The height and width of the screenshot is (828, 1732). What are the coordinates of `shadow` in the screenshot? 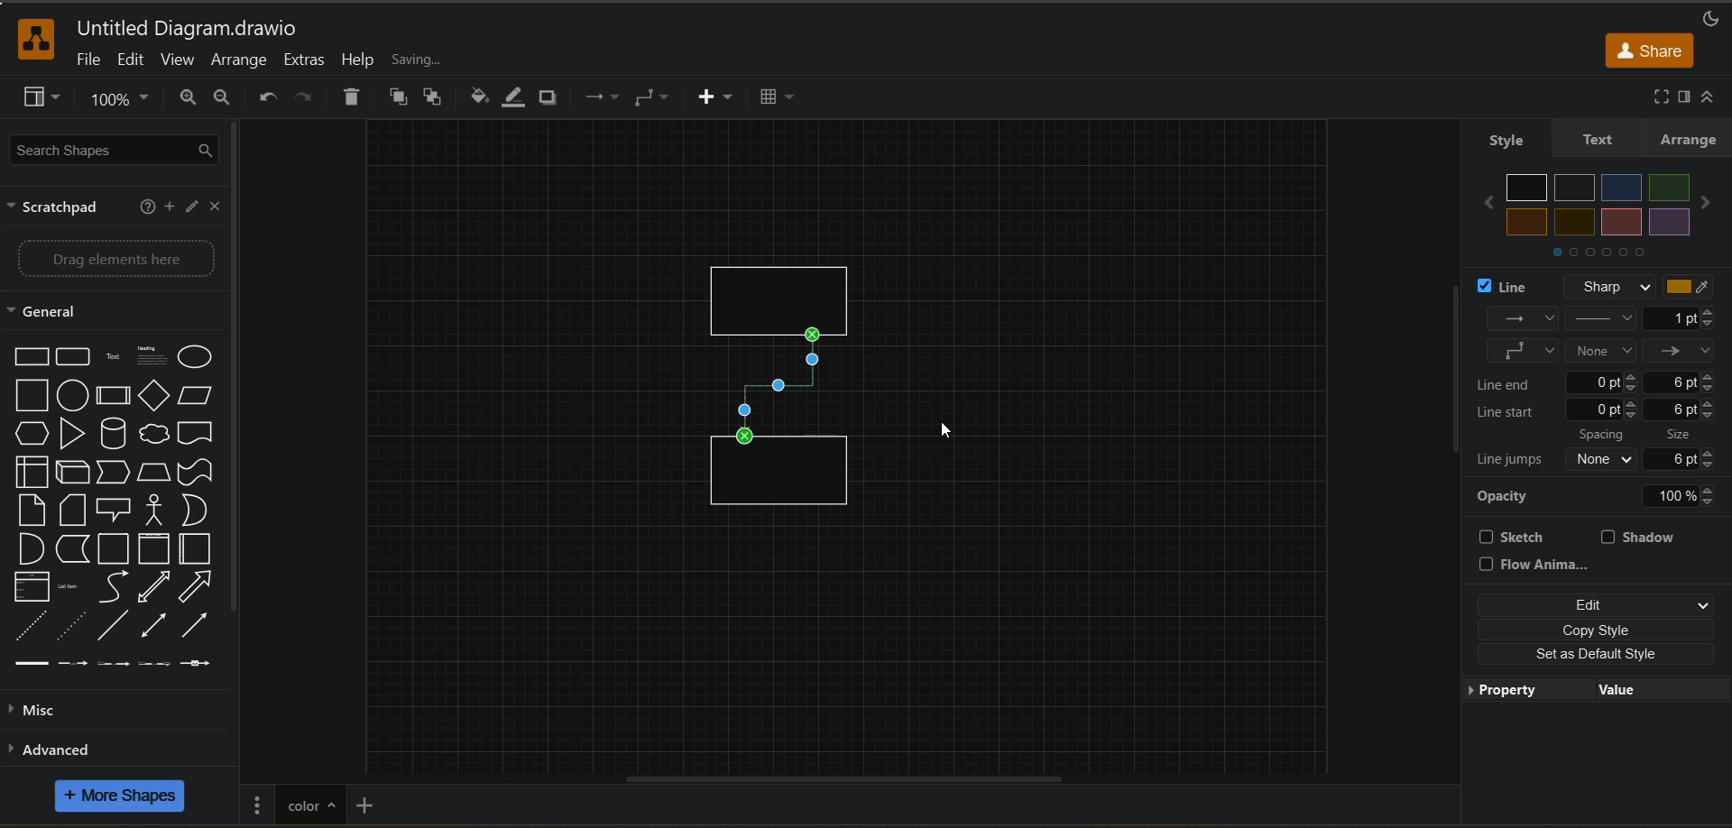 It's located at (1643, 537).